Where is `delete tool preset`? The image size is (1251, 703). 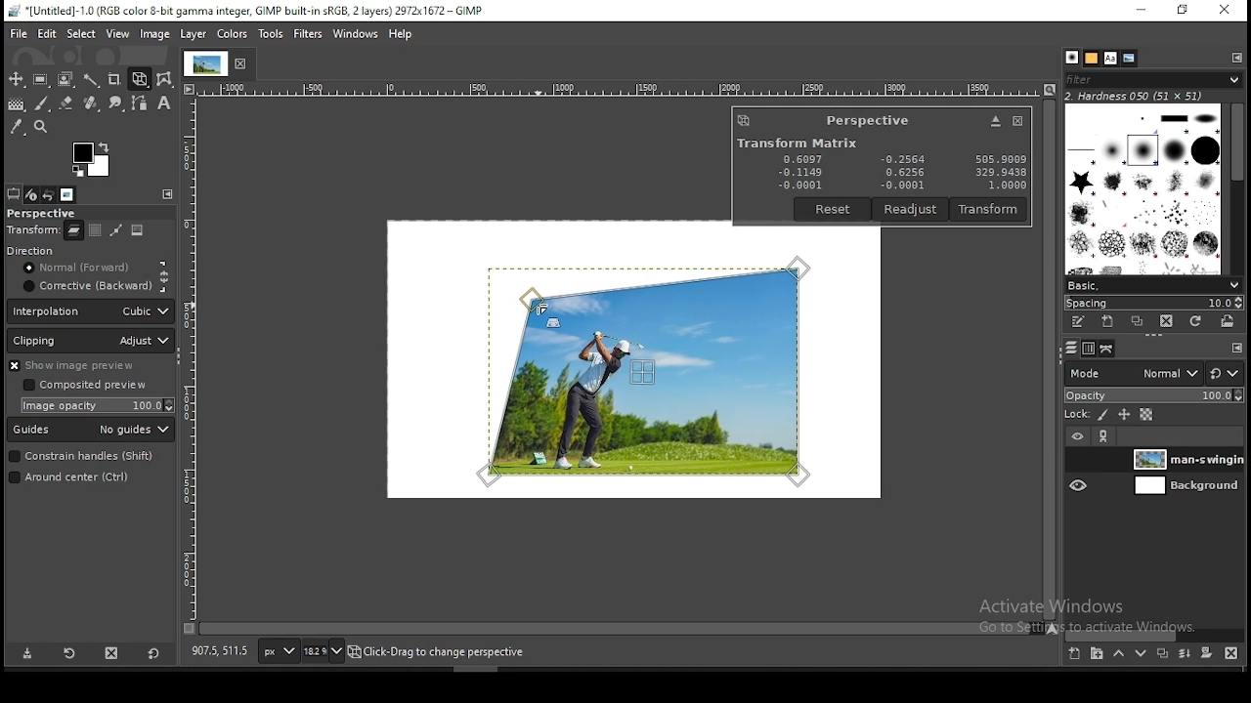
delete tool preset is located at coordinates (113, 652).